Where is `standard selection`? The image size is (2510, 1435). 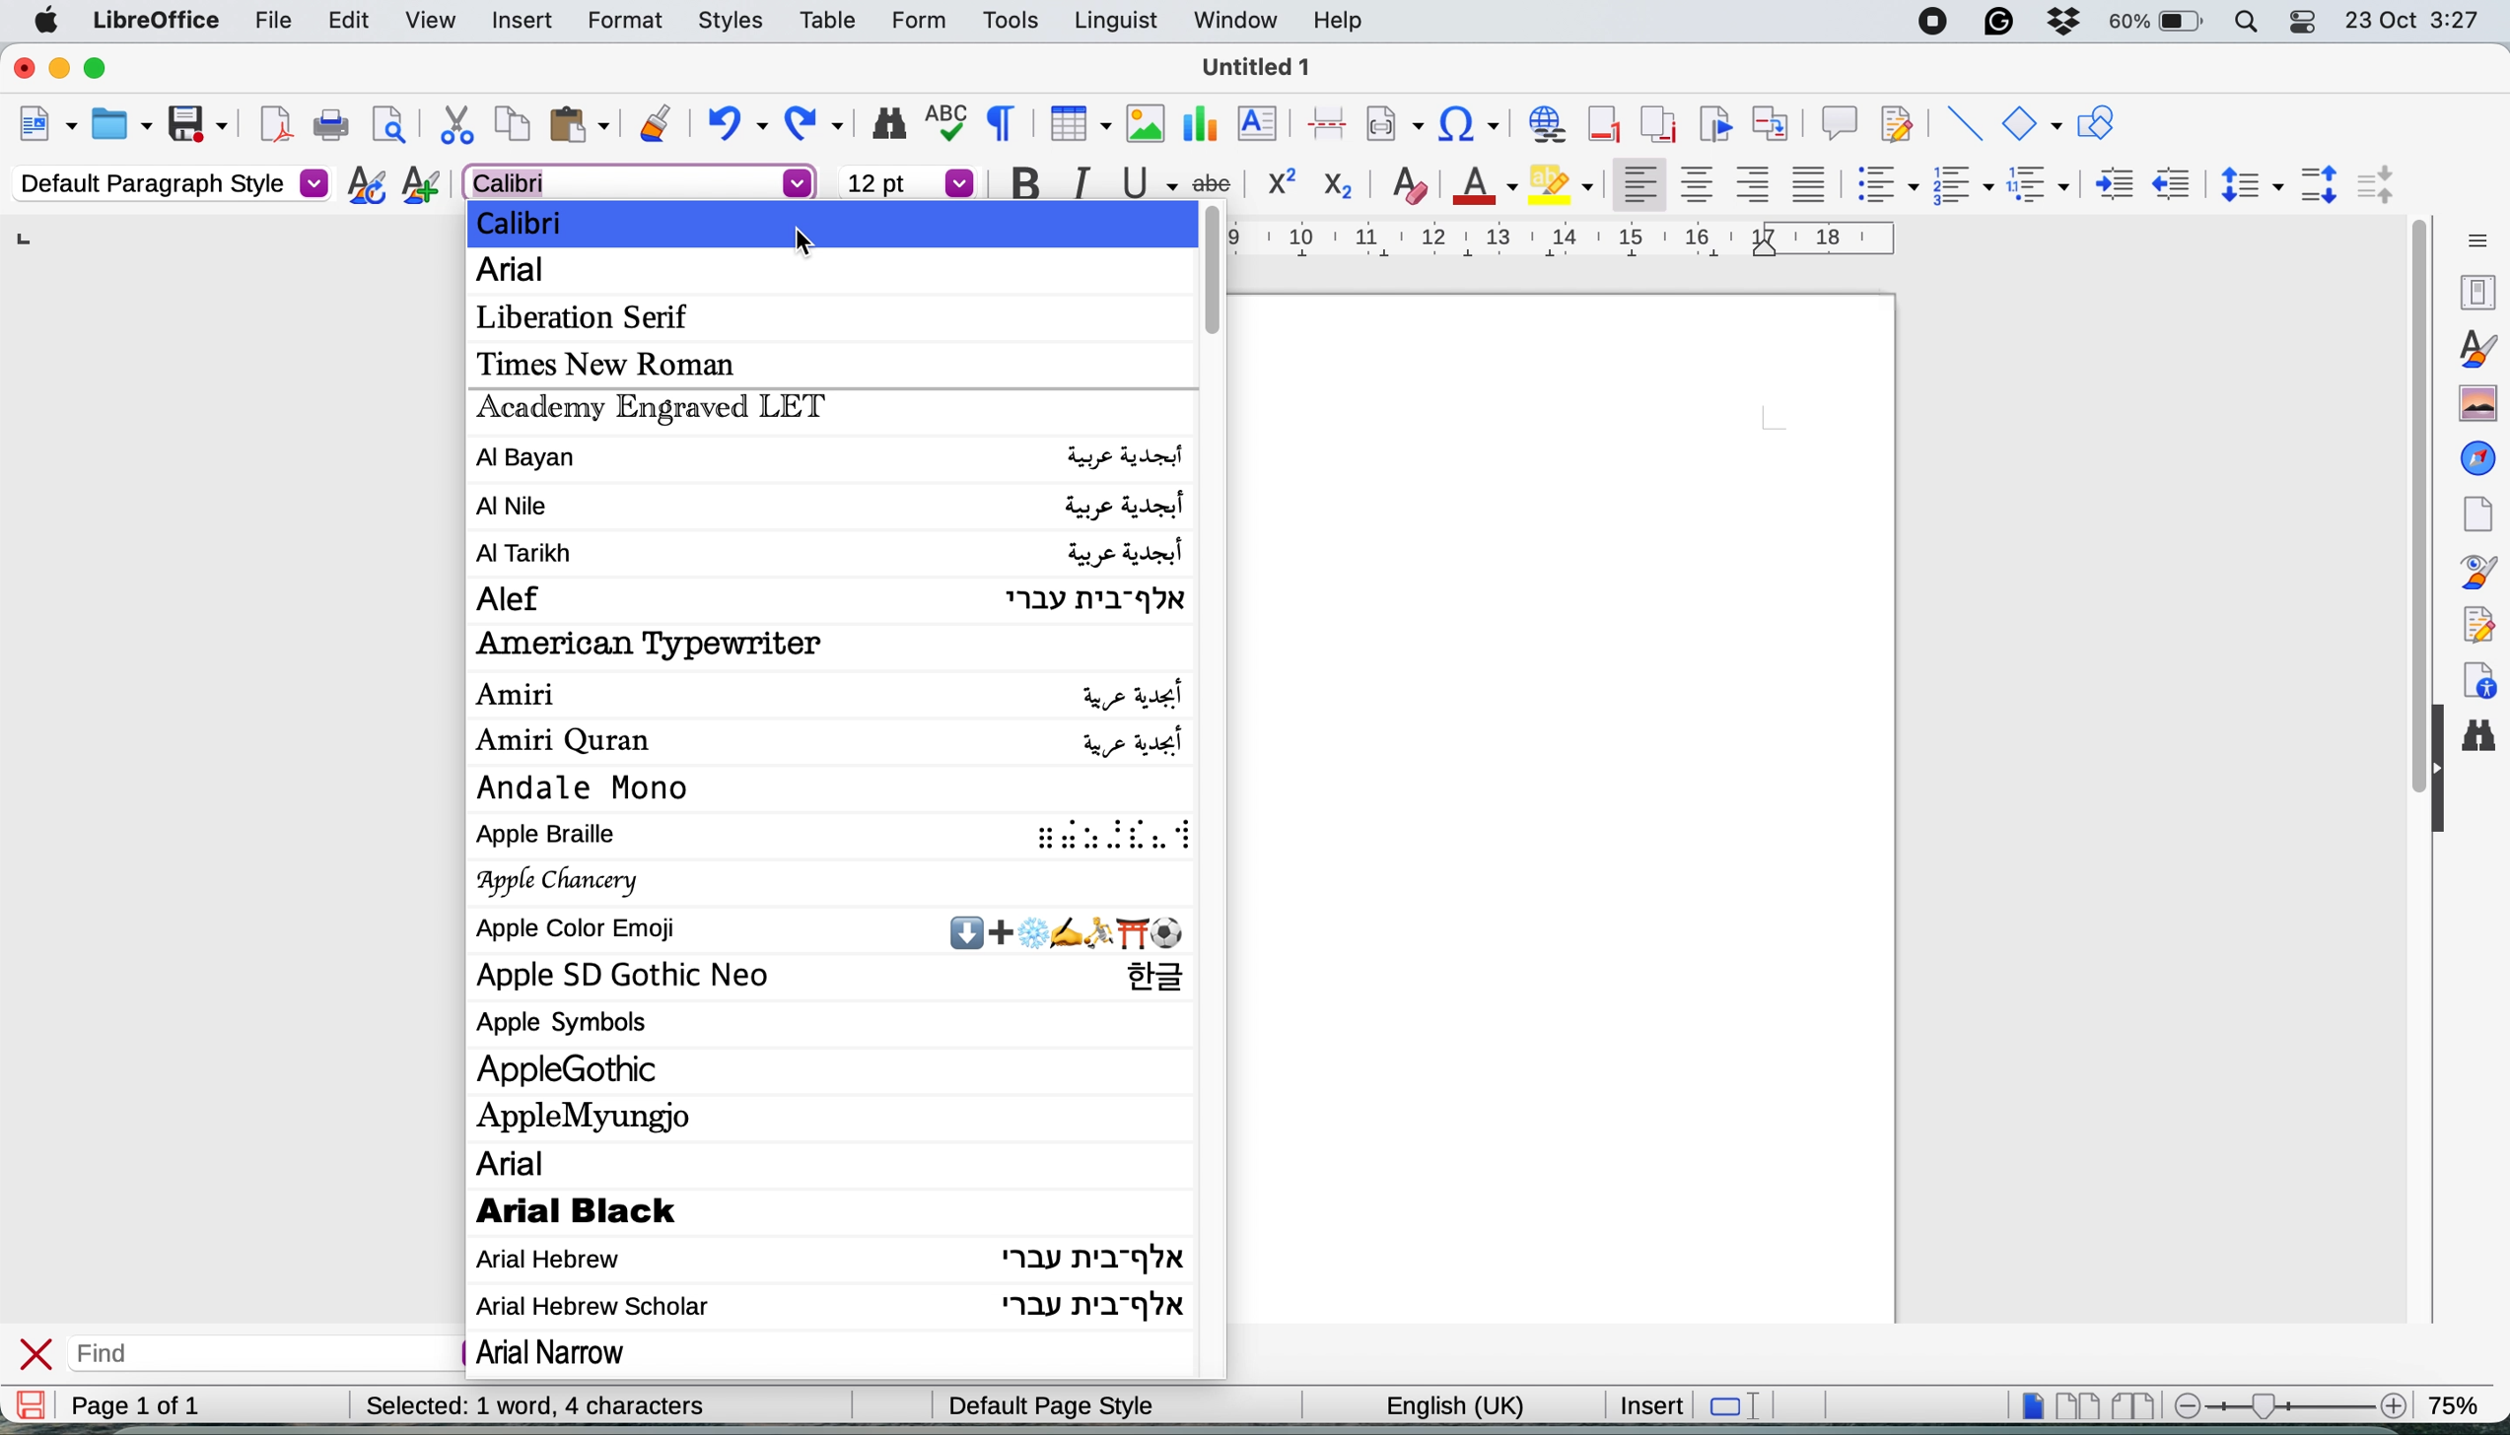 standard selection is located at coordinates (1731, 1404).